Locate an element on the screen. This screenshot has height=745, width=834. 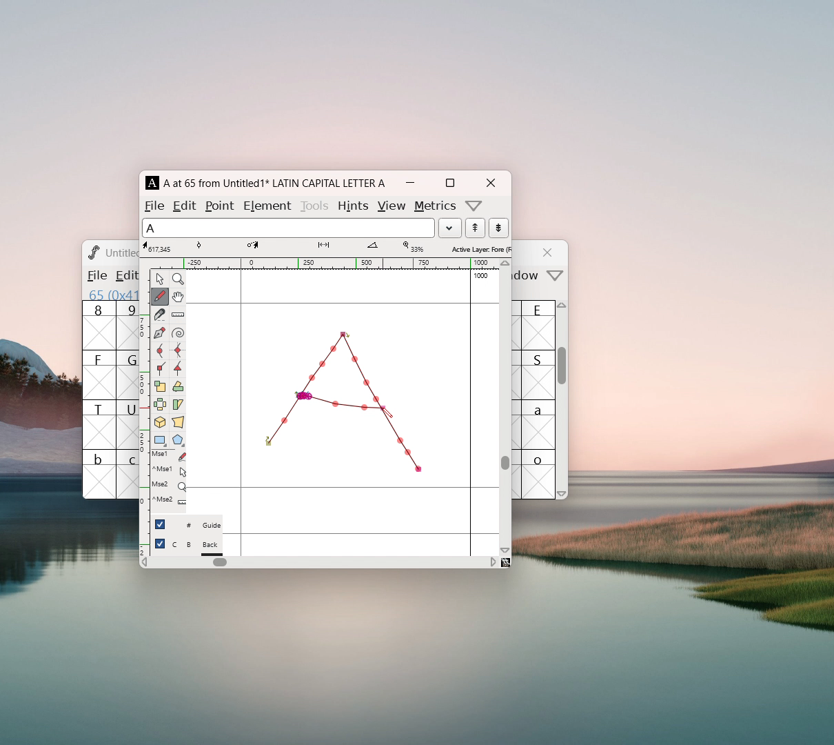
window is located at coordinates (528, 276).